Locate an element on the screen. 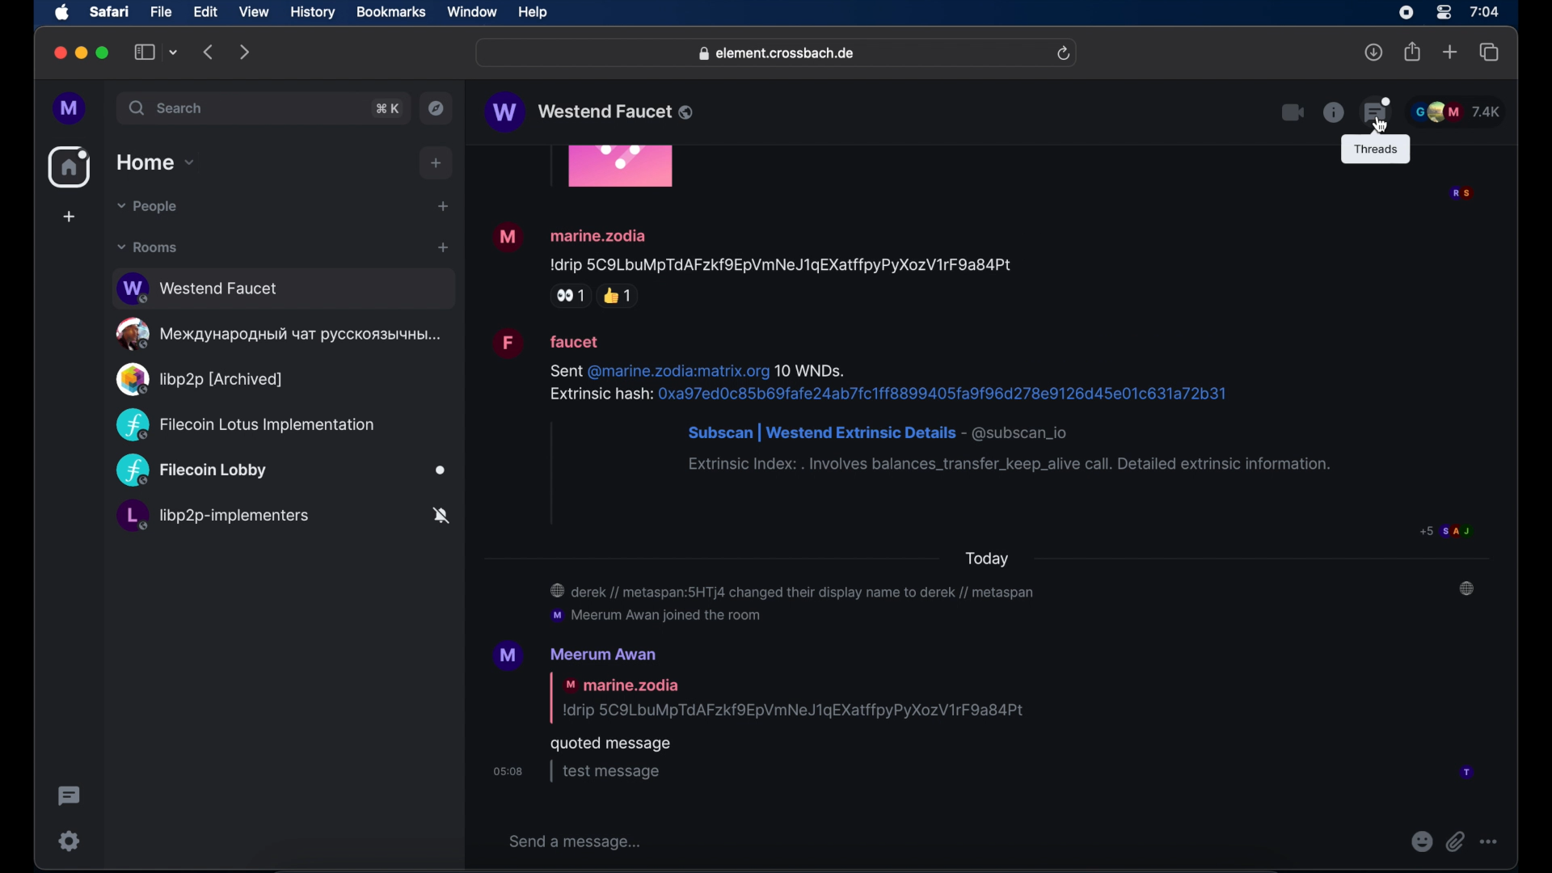 Image resolution: width=1552 pixels, height=873 pixels.  Filecoin Lobby is located at coordinates (221, 470).